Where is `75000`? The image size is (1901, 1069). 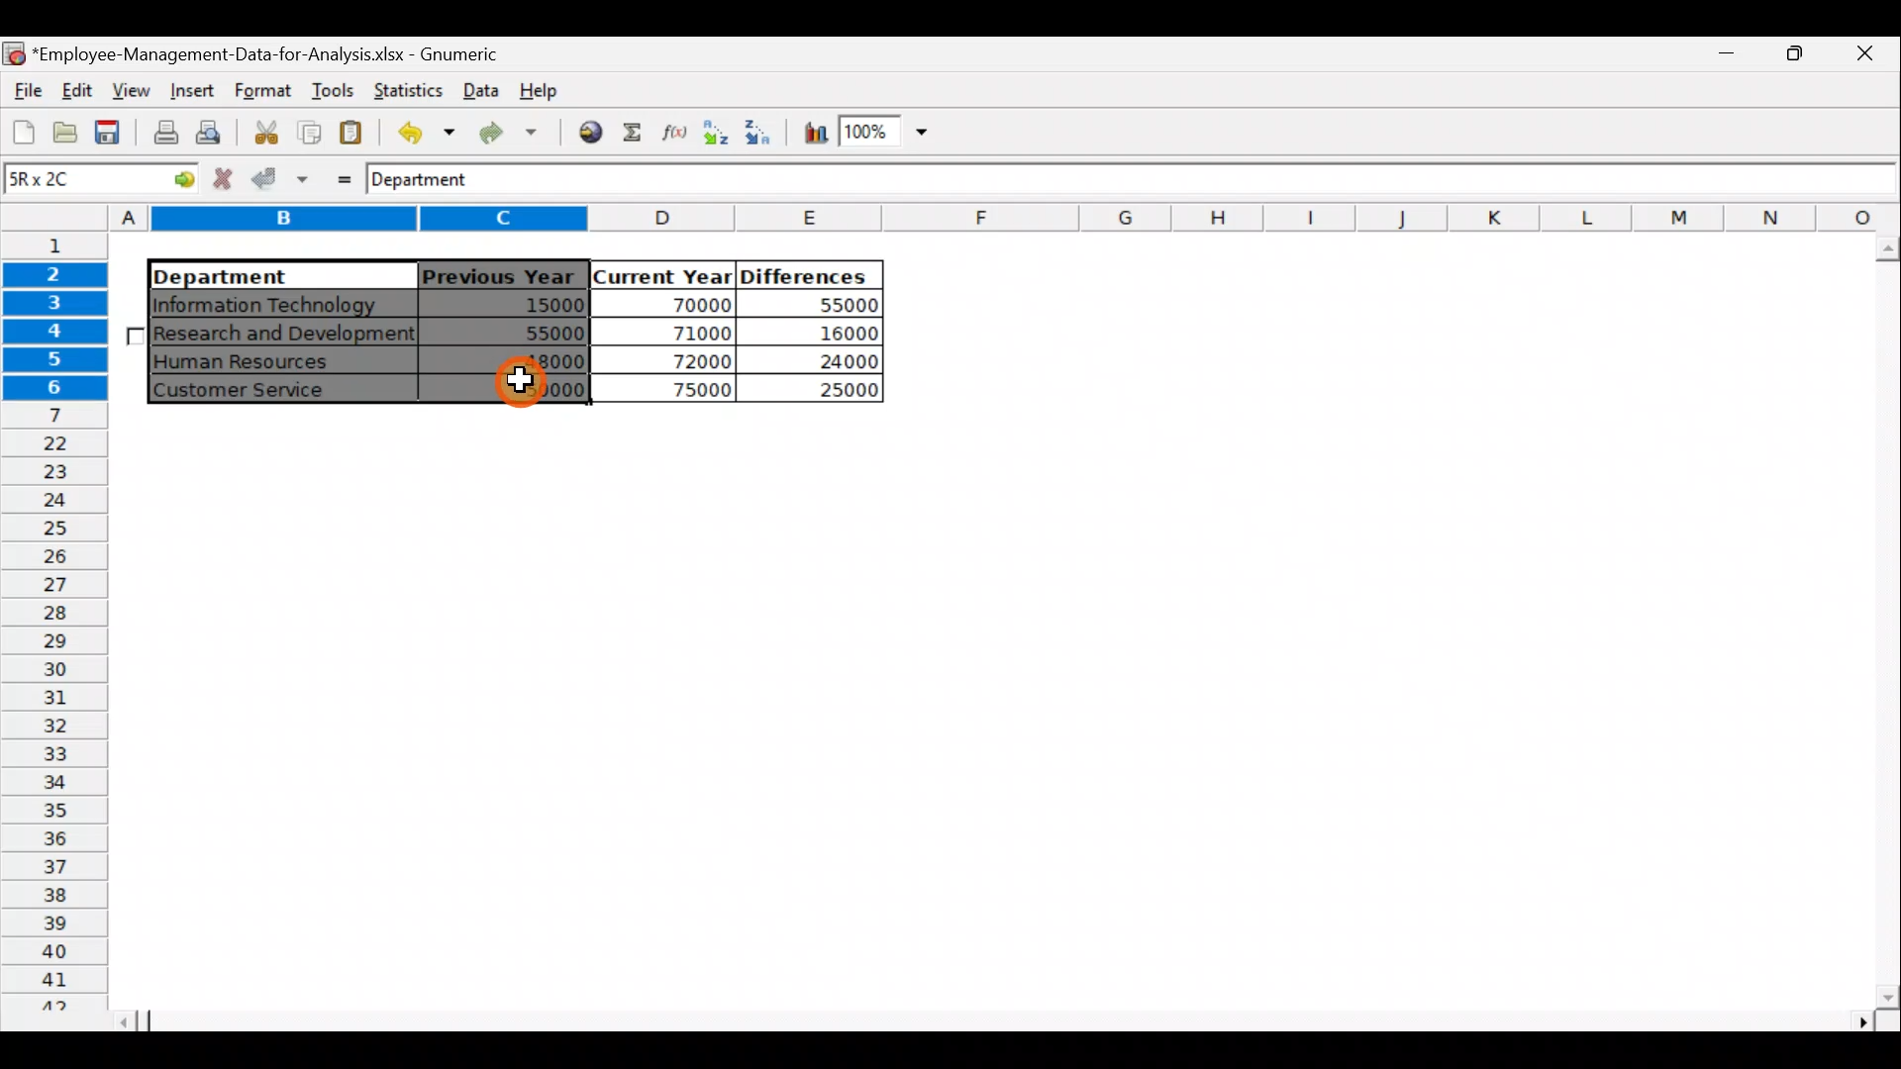
75000 is located at coordinates (675, 391).